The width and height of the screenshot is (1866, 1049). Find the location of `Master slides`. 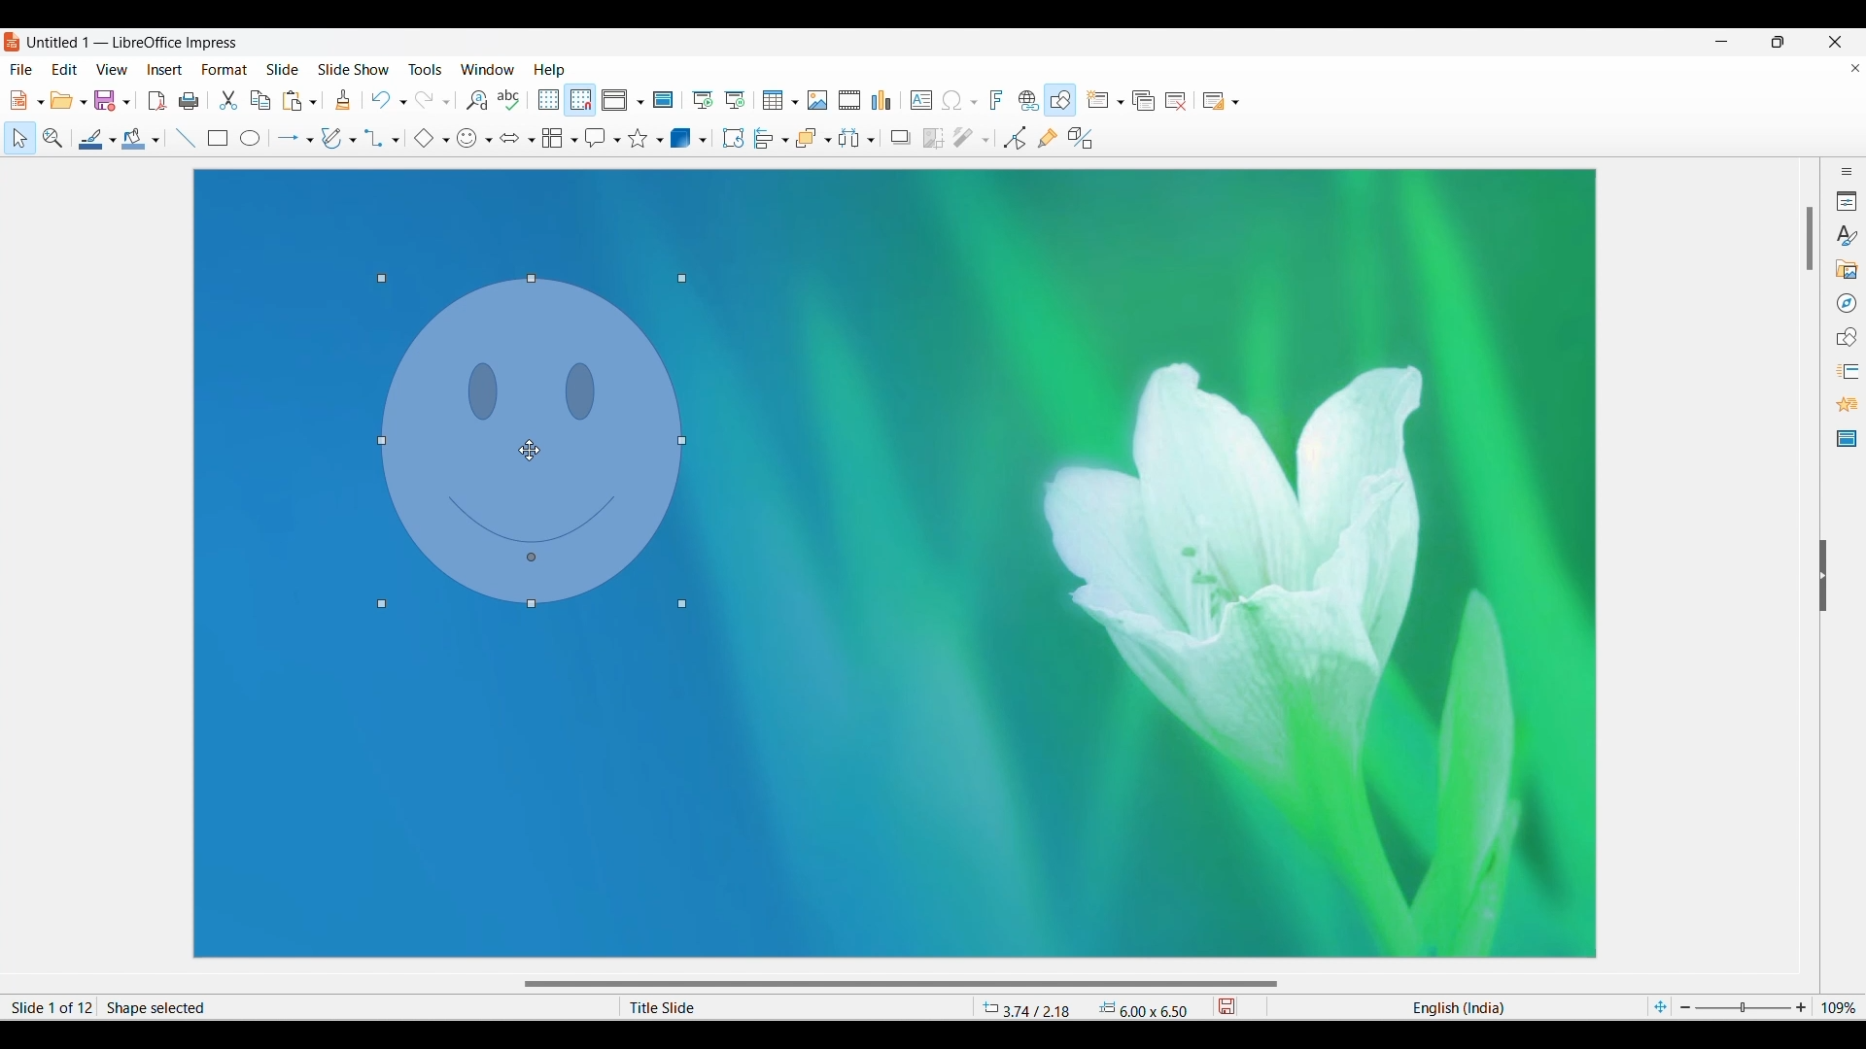

Master slides is located at coordinates (1847, 438).